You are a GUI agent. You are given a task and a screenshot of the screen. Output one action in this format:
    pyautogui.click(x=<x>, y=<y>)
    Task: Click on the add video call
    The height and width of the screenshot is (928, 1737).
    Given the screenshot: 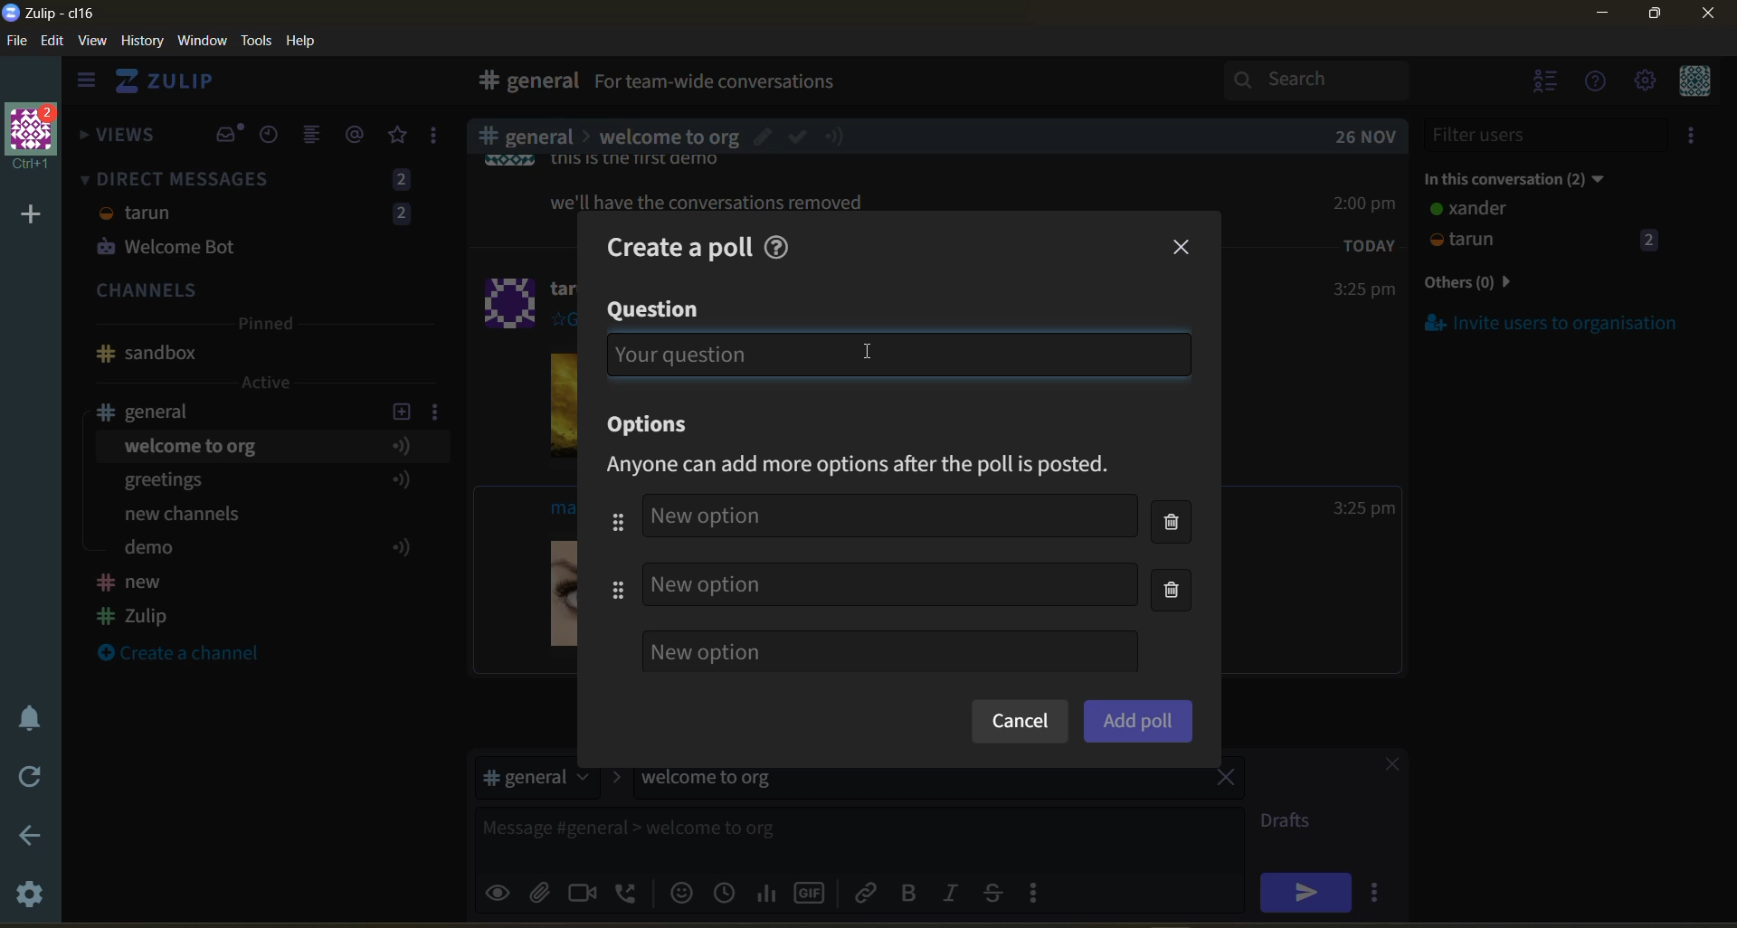 What is the action you would take?
    pyautogui.click(x=584, y=892)
    